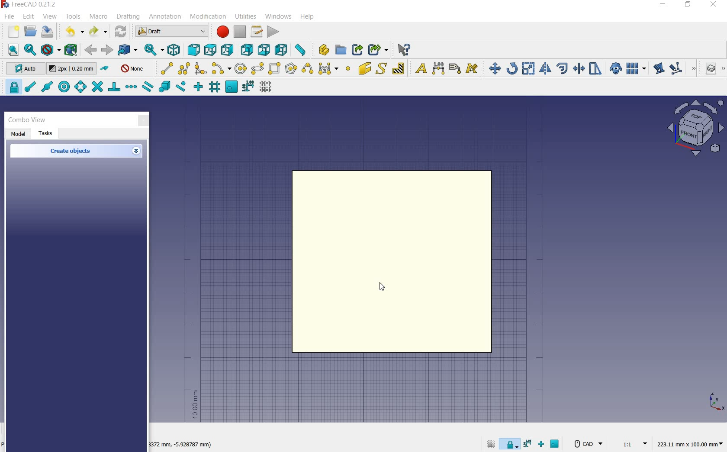 This screenshot has width=727, height=452. What do you see at coordinates (166, 17) in the screenshot?
I see `annotation` at bounding box center [166, 17].